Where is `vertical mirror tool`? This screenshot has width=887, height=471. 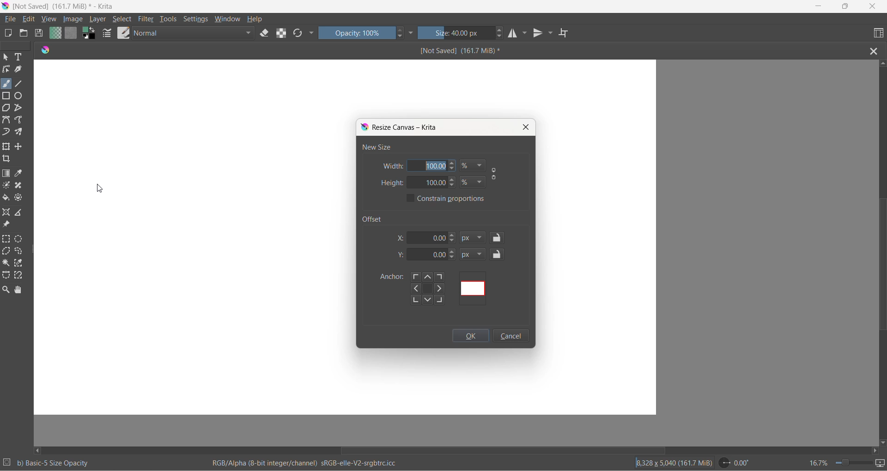 vertical mirror tool is located at coordinates (539, 34).